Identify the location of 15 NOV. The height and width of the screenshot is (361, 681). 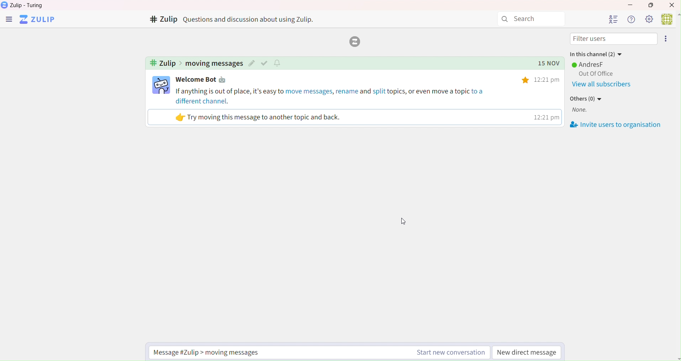
(545, 64).